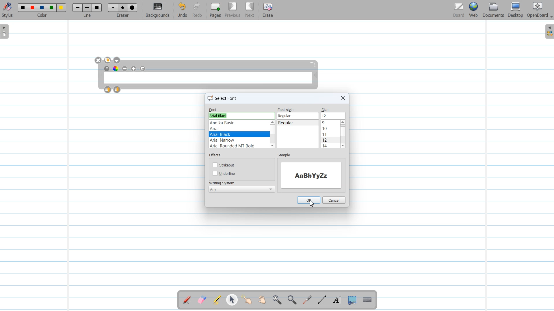 The image size is (554, 311). I want to click on Text Color, so click(116, 68).